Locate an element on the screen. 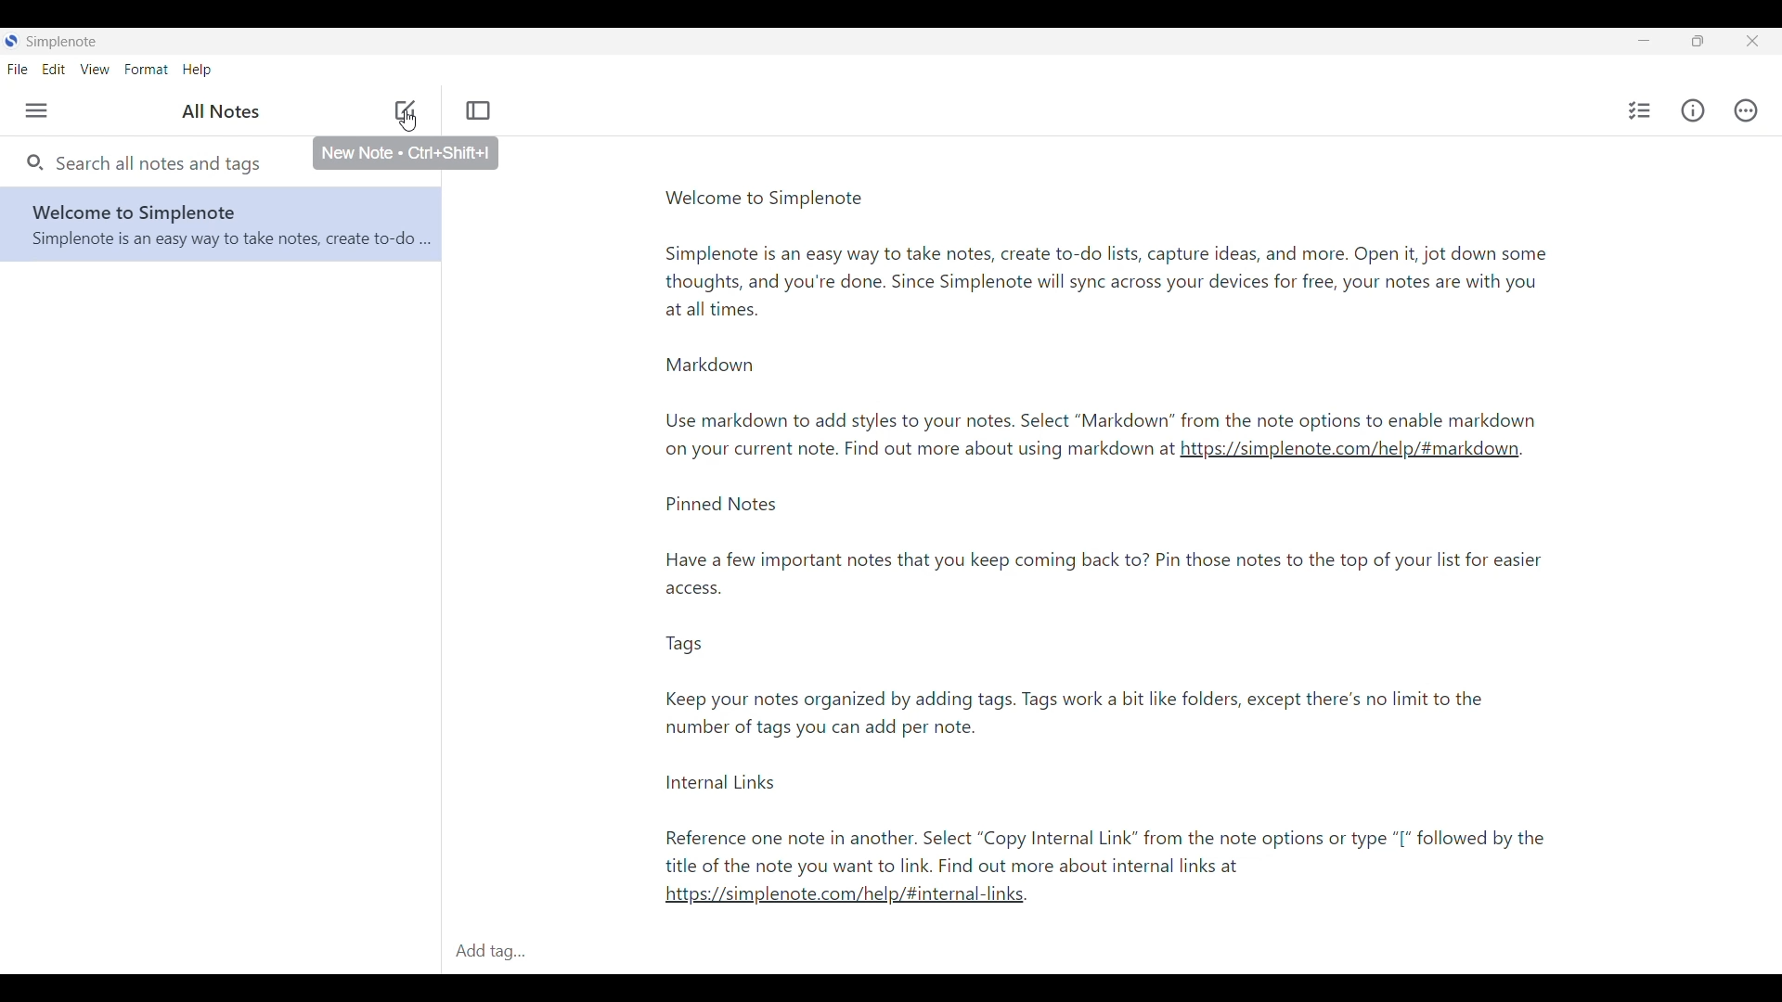 The image size is (1782, 1002). Minimize is located at coordinates (1645, 41).